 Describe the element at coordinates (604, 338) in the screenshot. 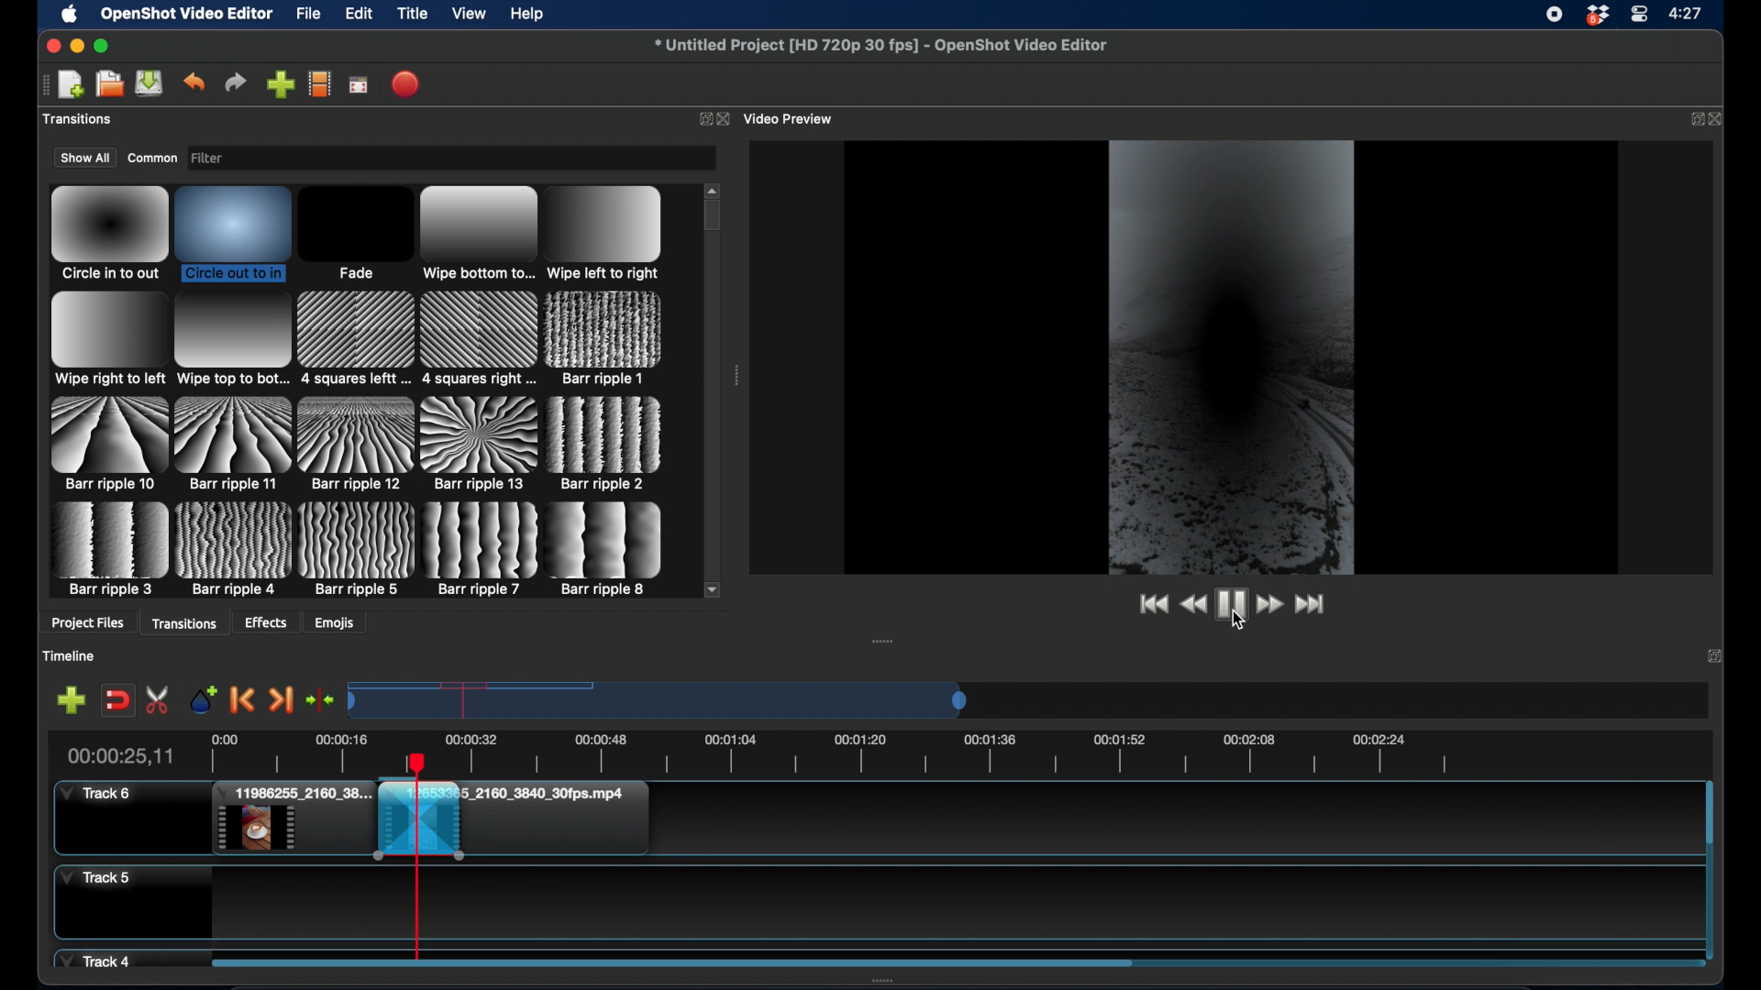

I see `transition` at that location.